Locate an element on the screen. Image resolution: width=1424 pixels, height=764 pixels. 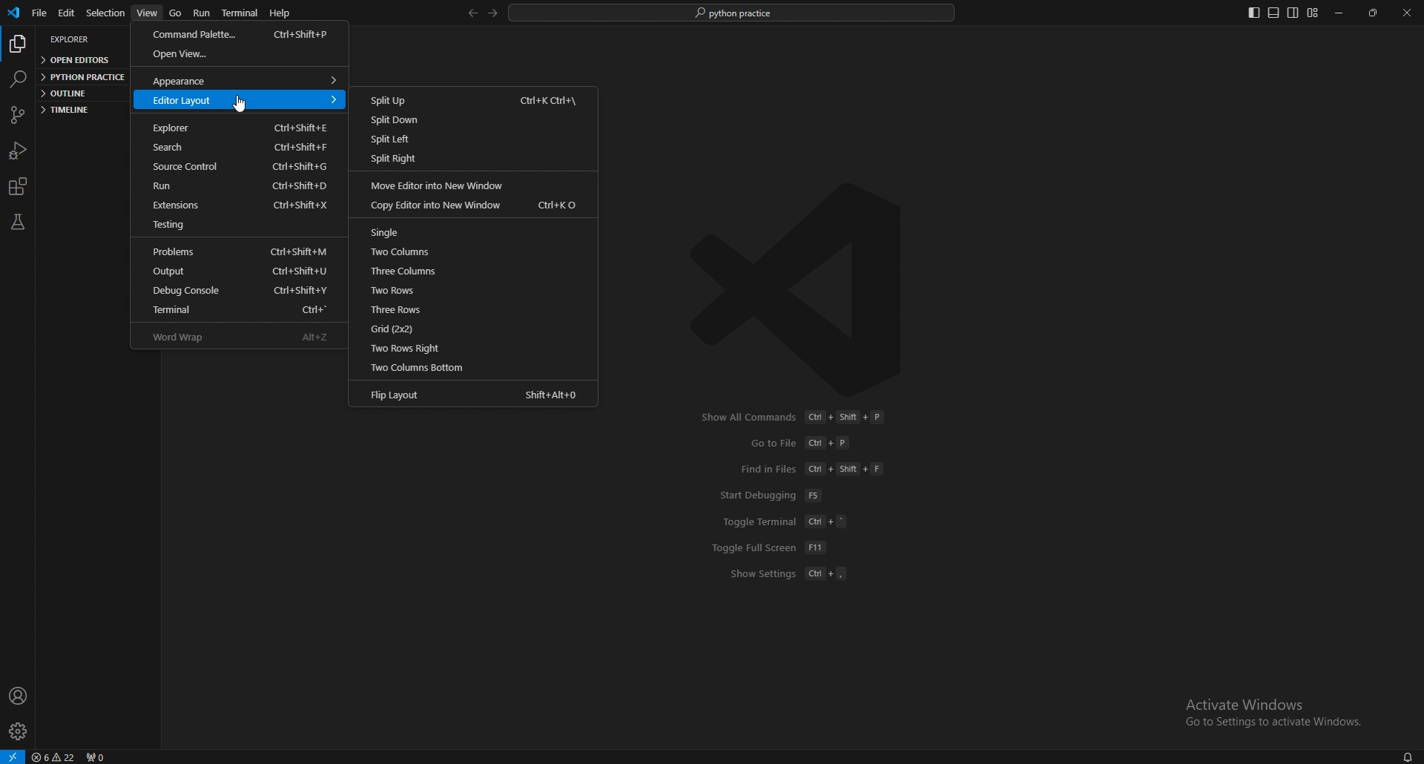
split left is located at coordinates (472, 140).